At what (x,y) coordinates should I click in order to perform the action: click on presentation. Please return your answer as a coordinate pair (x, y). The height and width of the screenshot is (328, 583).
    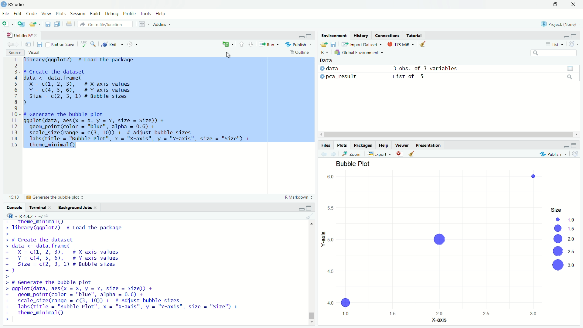
    Looking at the image, I should click on (428, 145).